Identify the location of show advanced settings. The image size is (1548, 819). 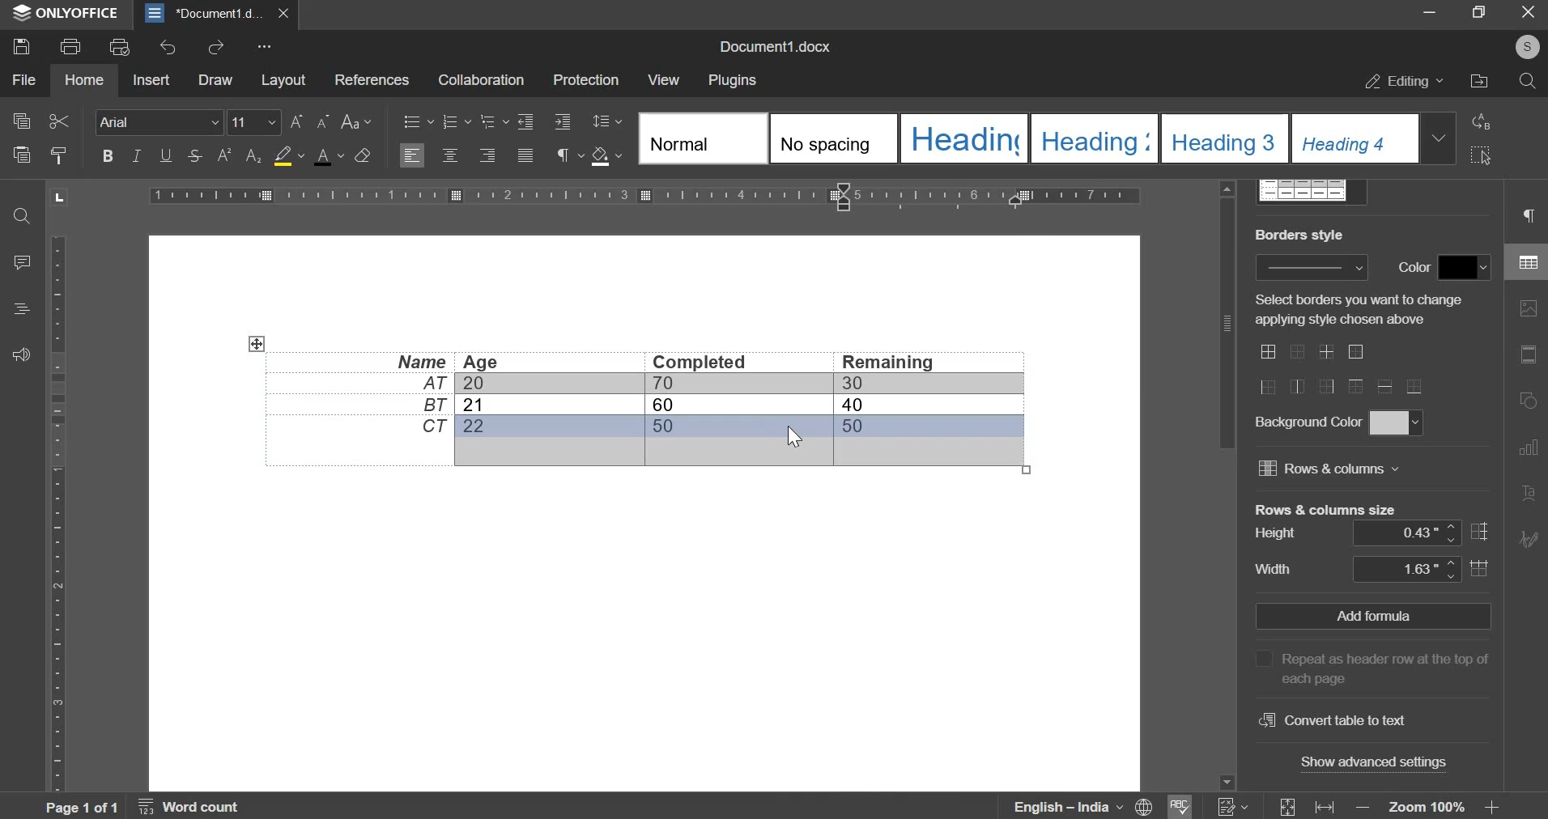
(1380, 764).